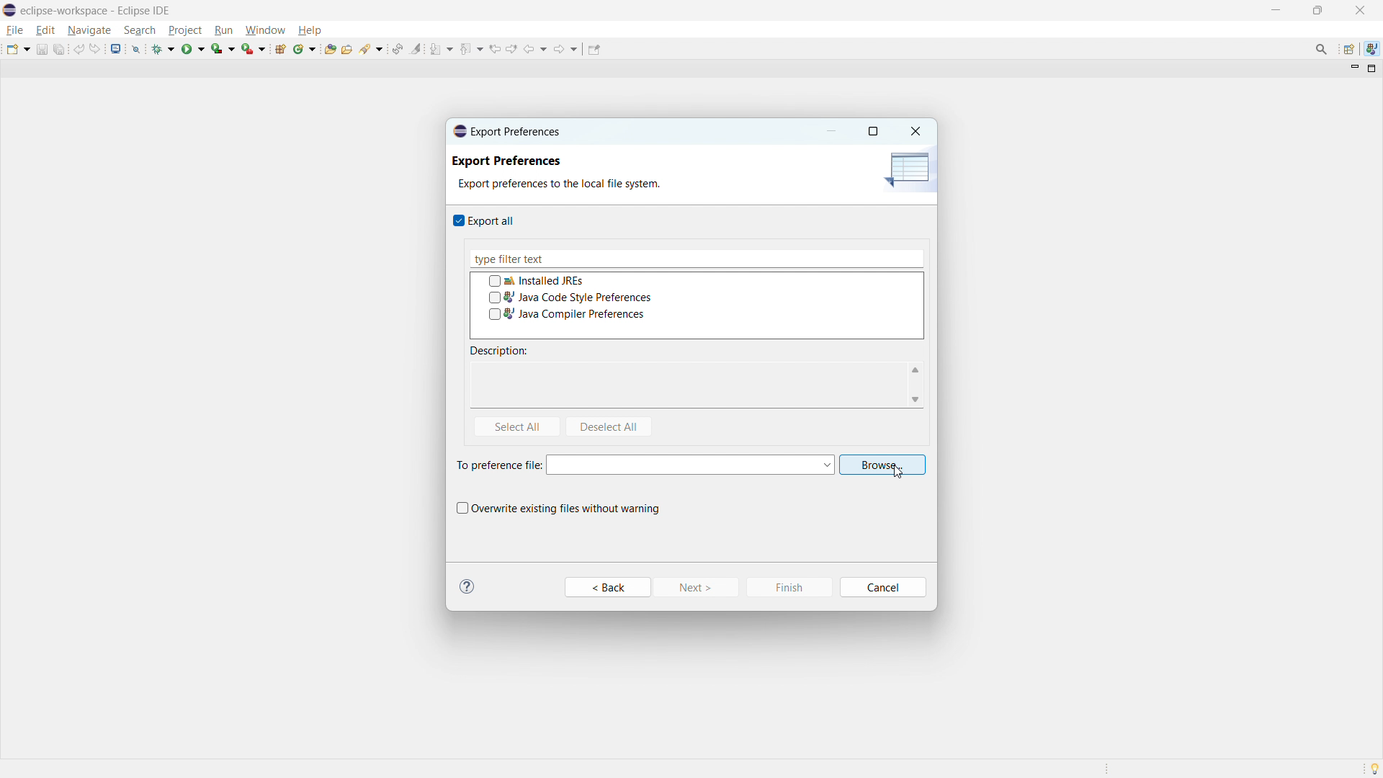 The image size is (1383, 778). What do you see at coordinates (116, 48) in the screenshot?
I see `open console` at bounding box center [116, 48].